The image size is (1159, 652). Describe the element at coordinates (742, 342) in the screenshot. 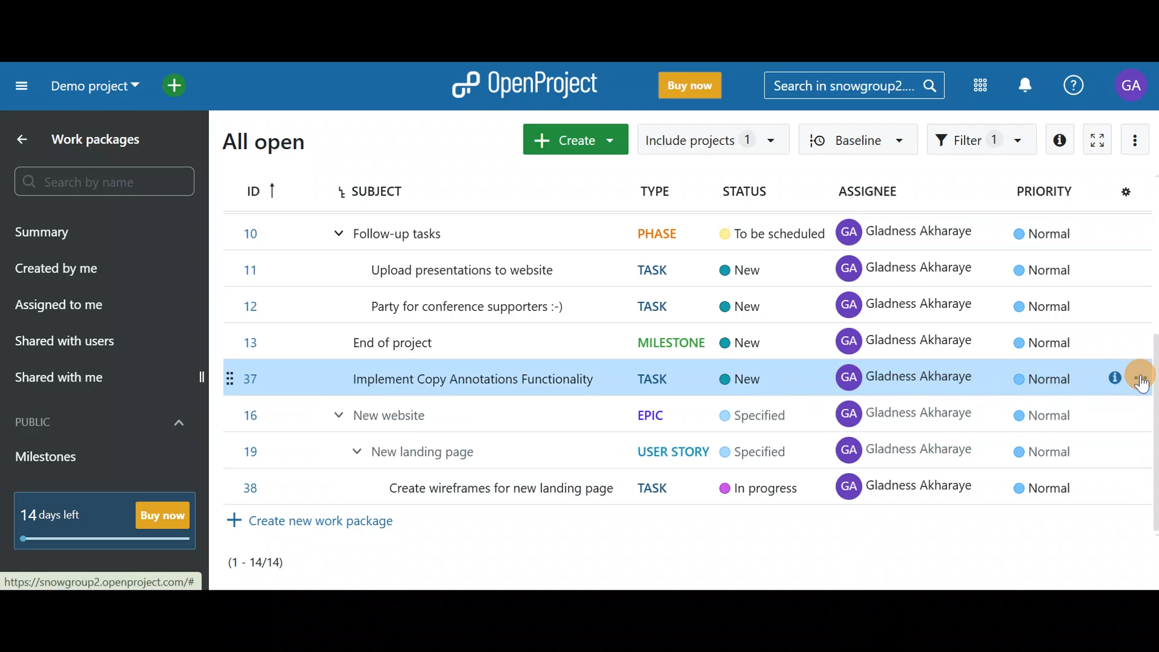

I see `New` at that location.